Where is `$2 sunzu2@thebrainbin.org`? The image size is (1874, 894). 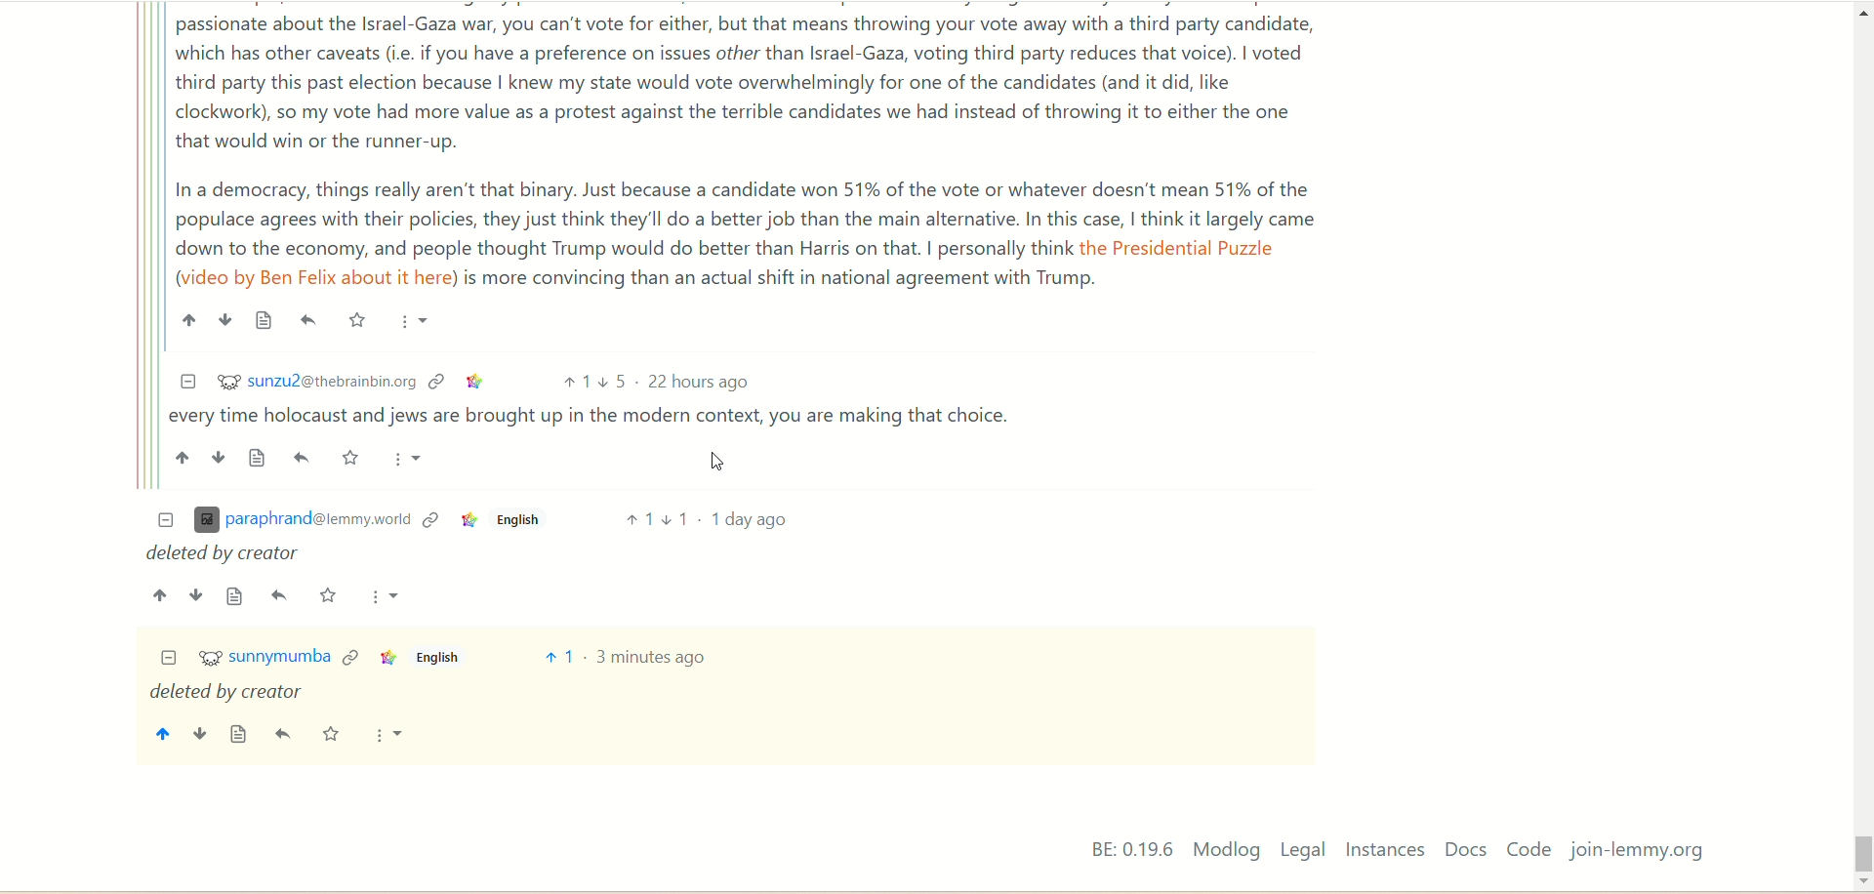 $2 sunzu2@thebrainbin.org is located at coordinates (317, 380).